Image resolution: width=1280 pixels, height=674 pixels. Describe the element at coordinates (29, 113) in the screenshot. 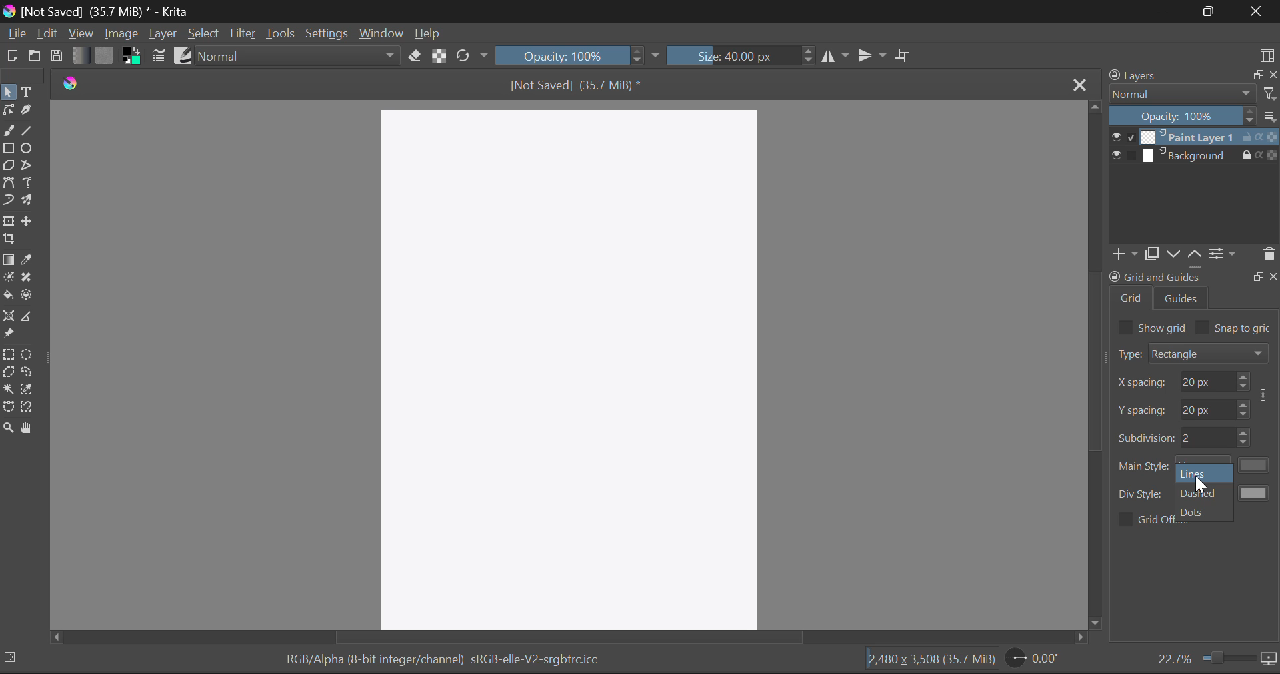

I see `Calligraphic Tool` at that location.